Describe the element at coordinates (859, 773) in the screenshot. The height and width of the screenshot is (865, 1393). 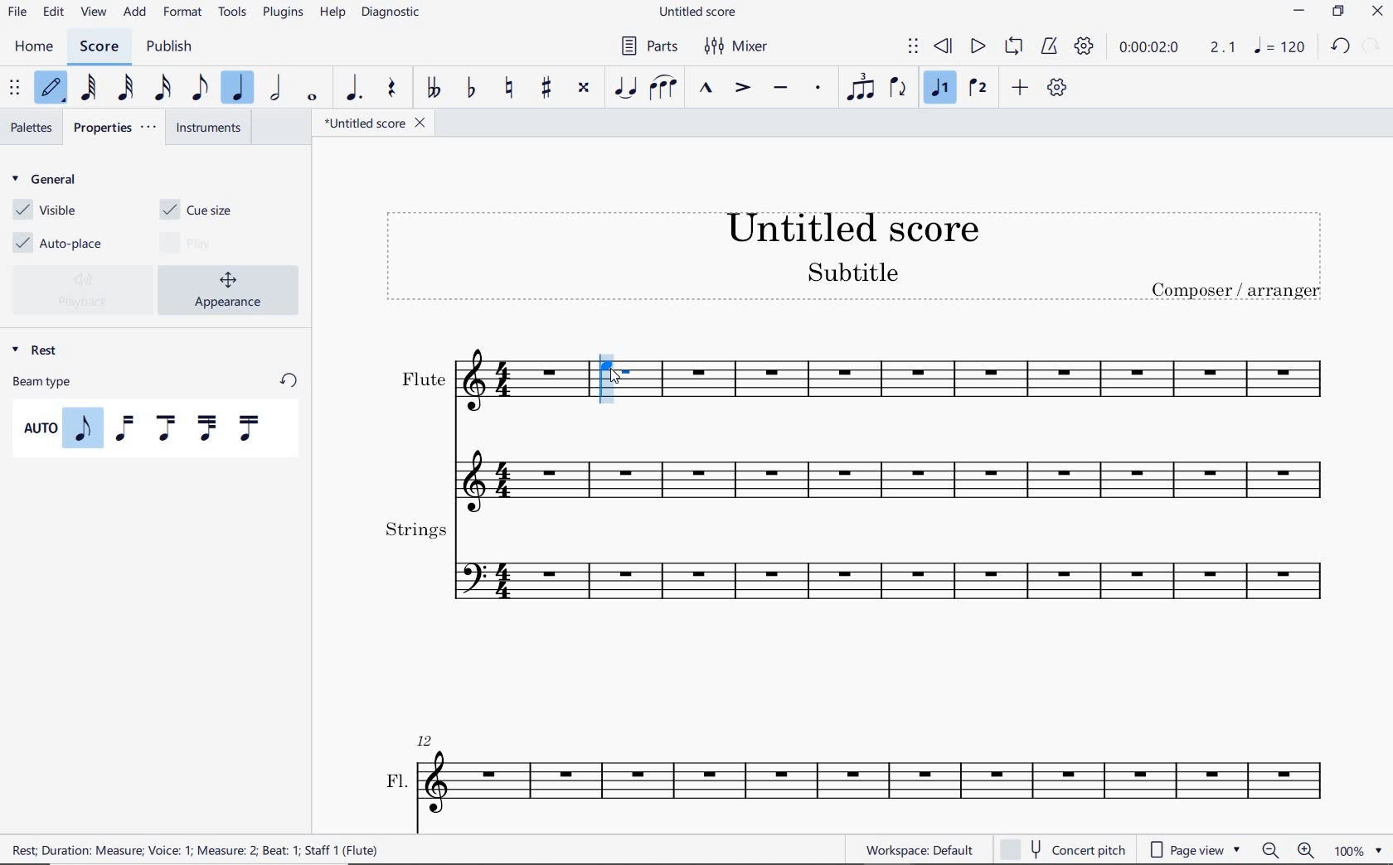
I see `fl.` at that location.